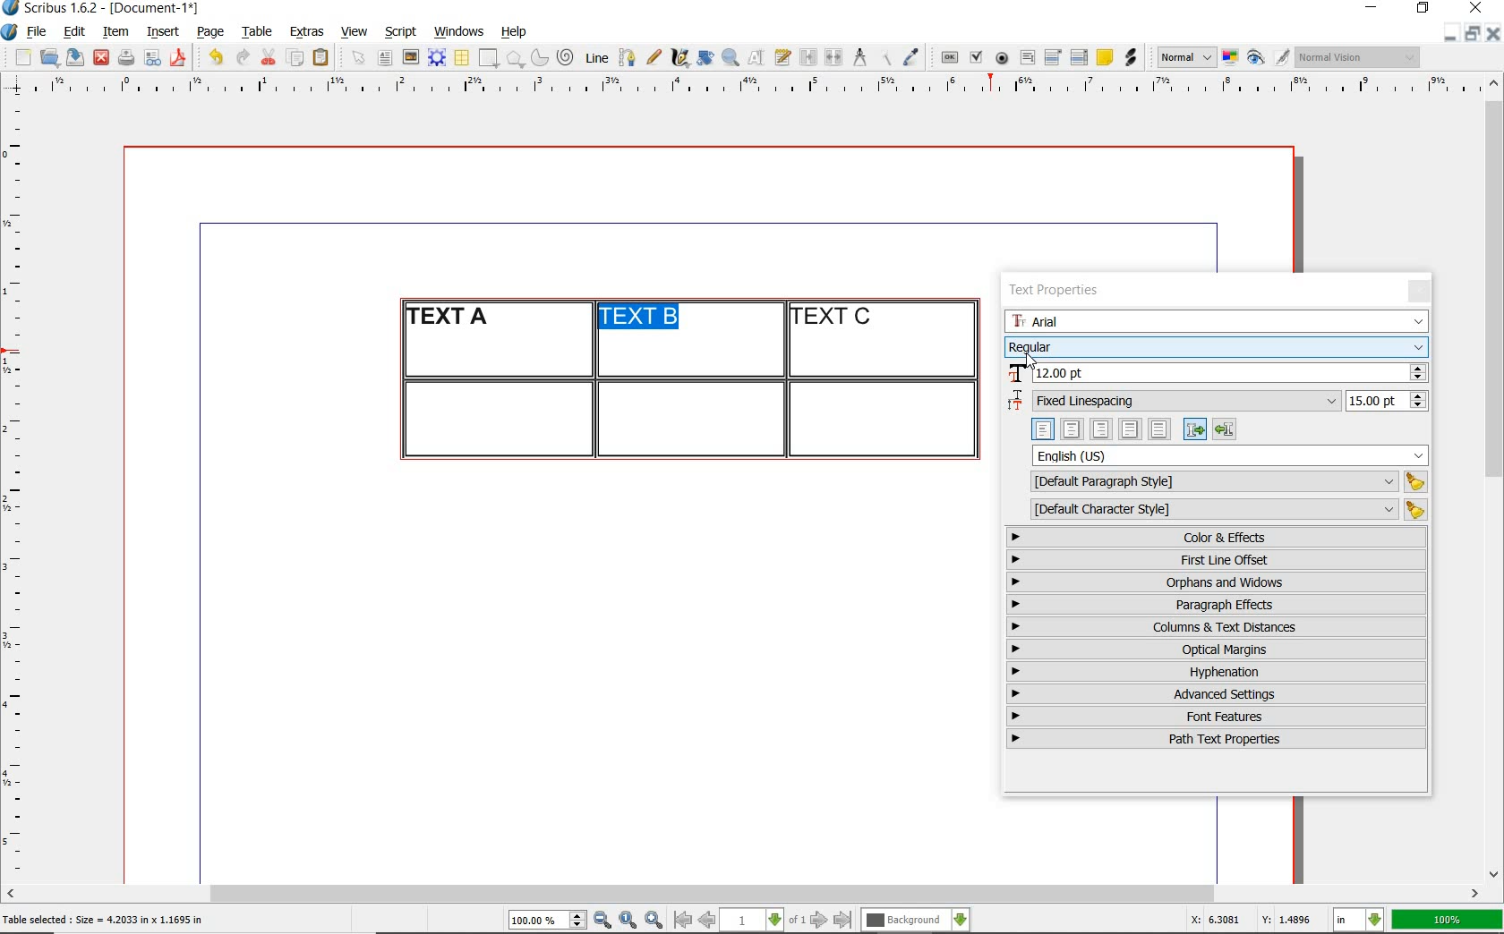 The height and width of the screenshot is (934, 1504). What do you see at coordinates (1220, 627) in the screenshot?
I see `columns & text distances` at bounding box center [1220, 627].